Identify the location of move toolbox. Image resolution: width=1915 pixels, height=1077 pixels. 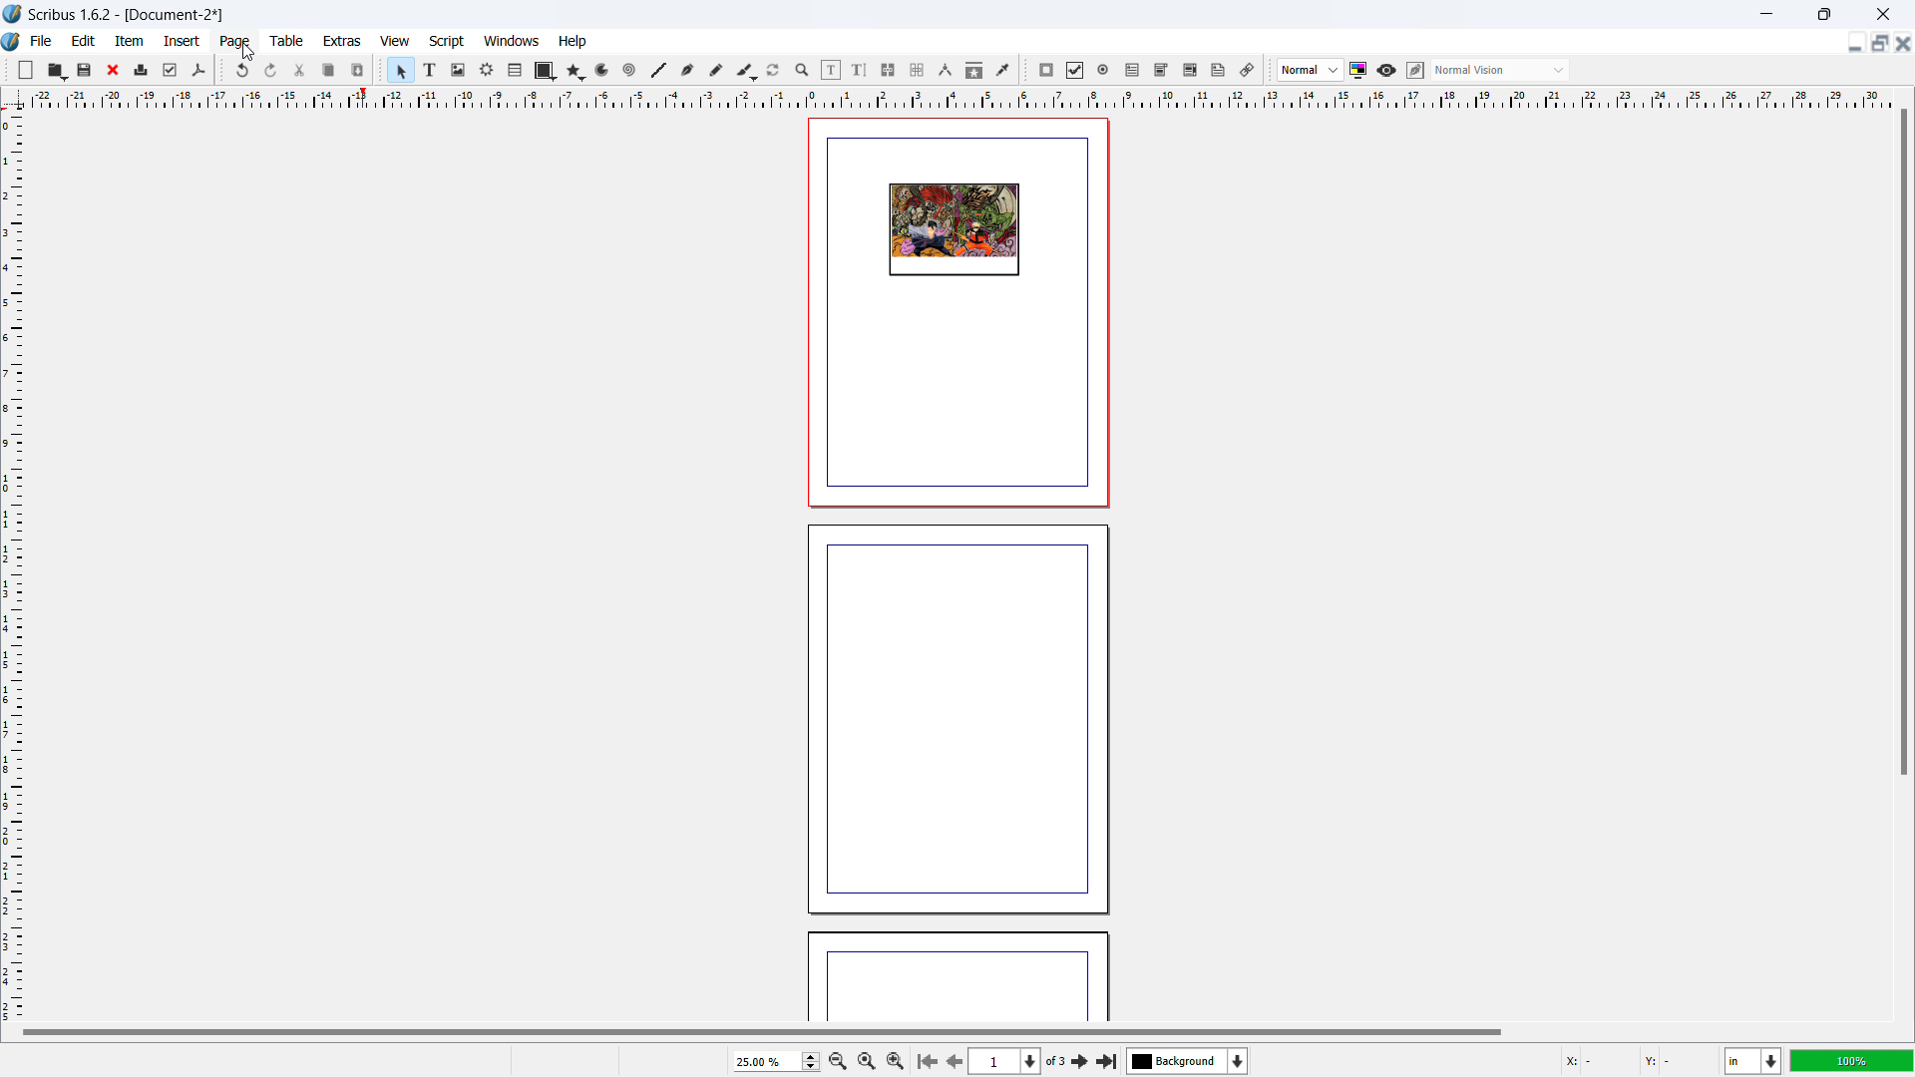
(7, 68).